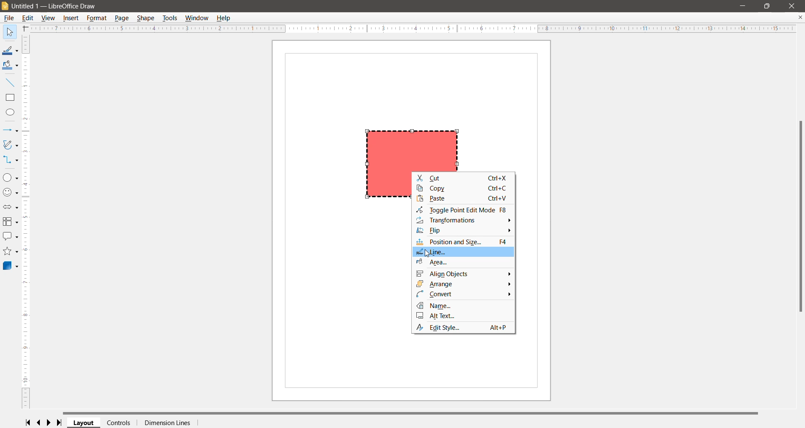  What do you see at coordinates (84, 423) in the screenshot?
I see `Layout` at bounding box center [84, 423].